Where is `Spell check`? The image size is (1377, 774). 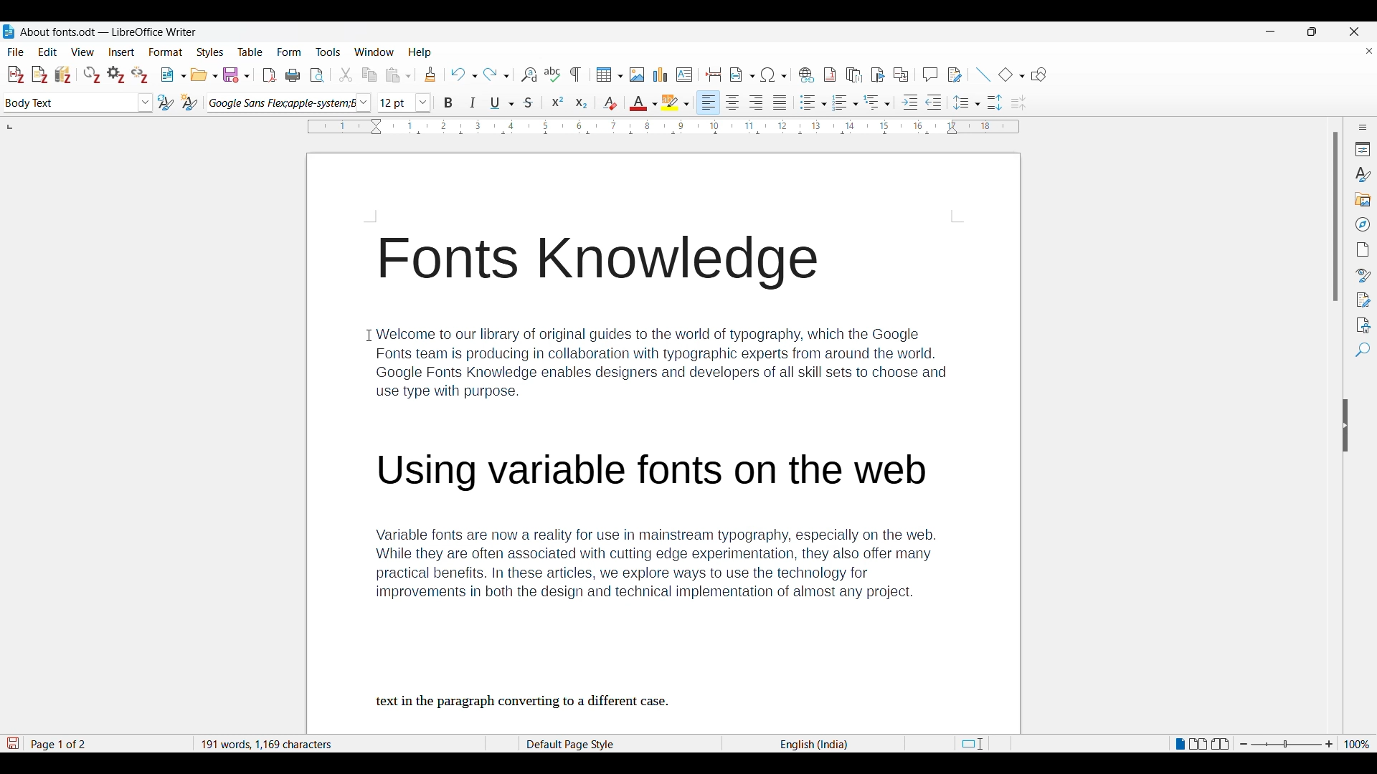 Spell check is located at coordinates (552, 74).